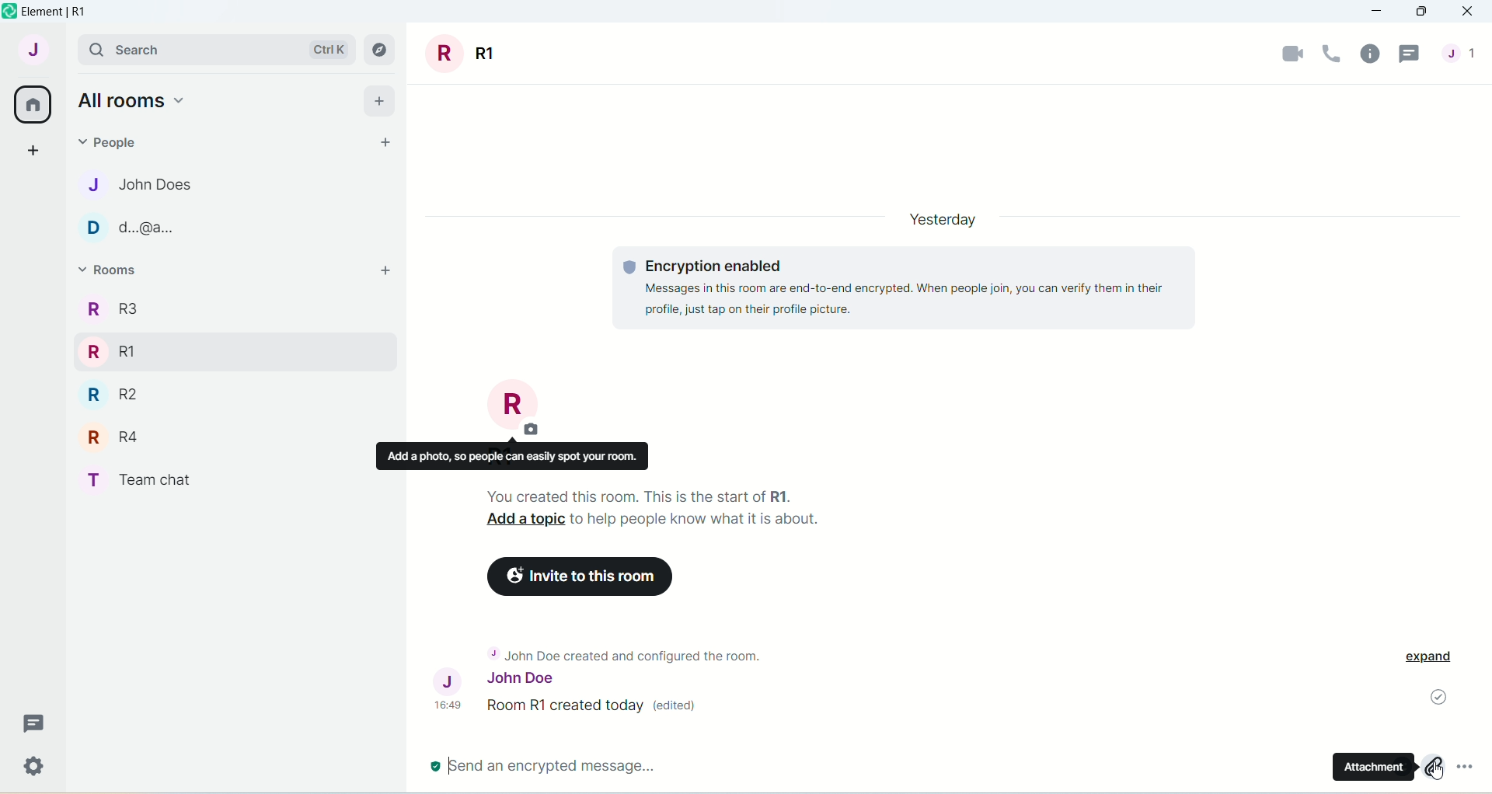  I want to click on minimize, so click(1379, 12).